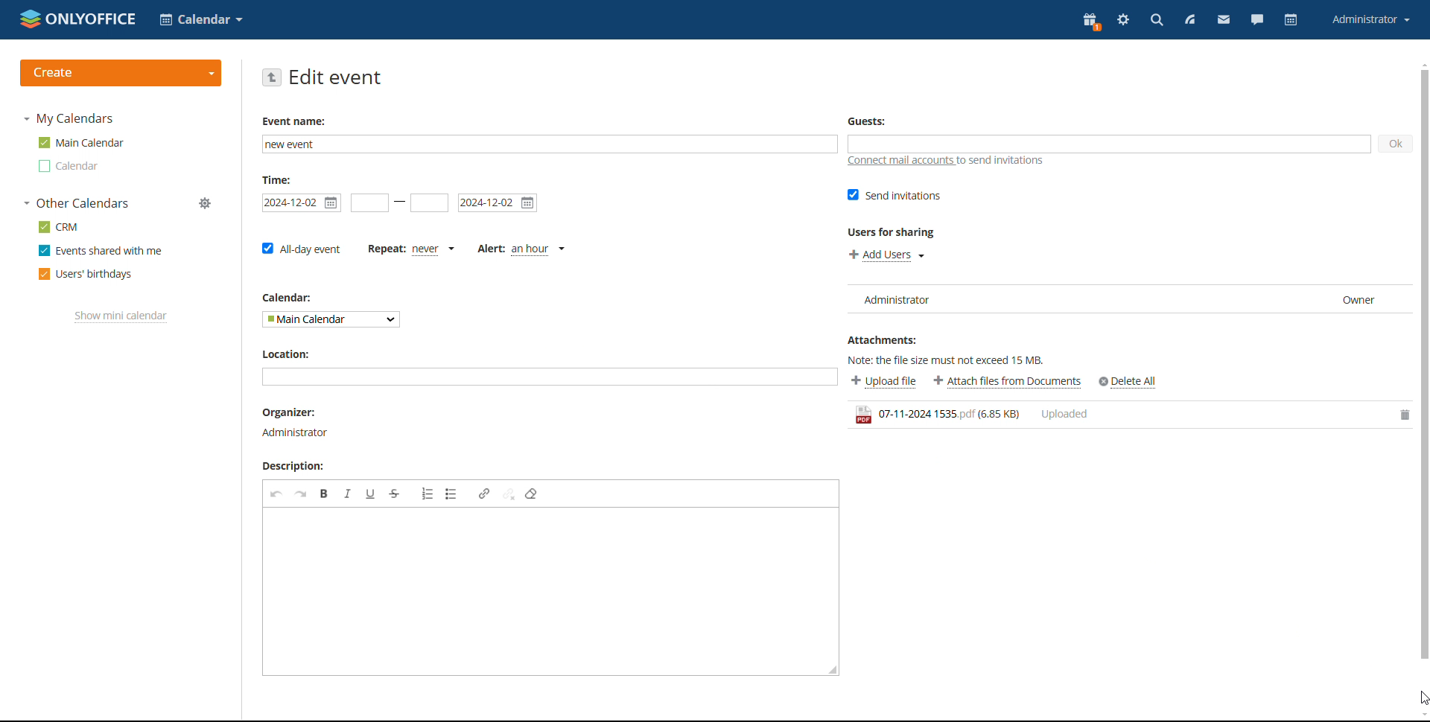  I want to click on calendar, so click(287, 298).